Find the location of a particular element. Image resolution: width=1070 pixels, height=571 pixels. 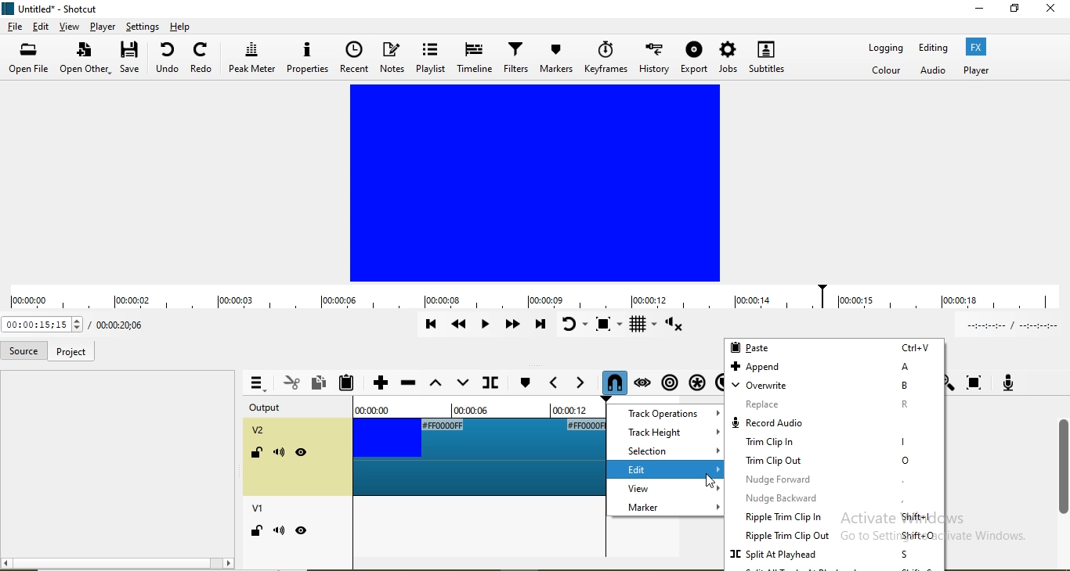

overwrite is located at coordinates (461, 383).